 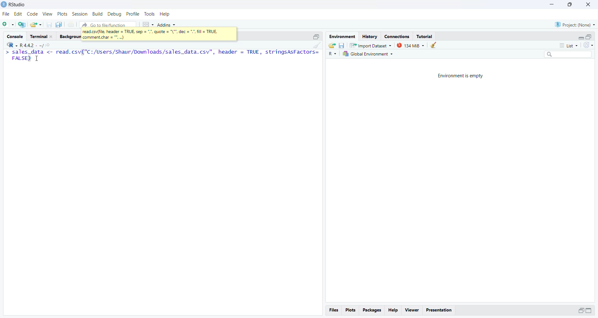 What do you see at coordinates (59, 25) in the screenshot?
I see `Save all open documents (CTRL + ALT + S)` at bounding box center [59, 25].